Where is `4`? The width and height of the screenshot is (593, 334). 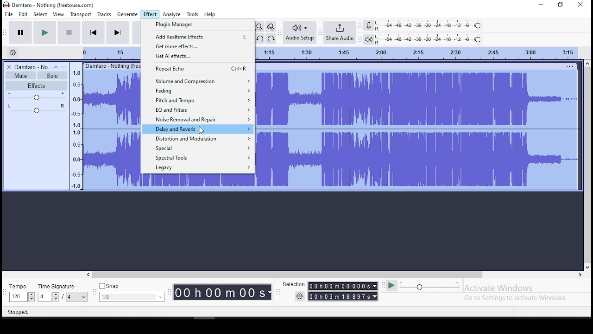 4 is located at coordinates (44, 297).